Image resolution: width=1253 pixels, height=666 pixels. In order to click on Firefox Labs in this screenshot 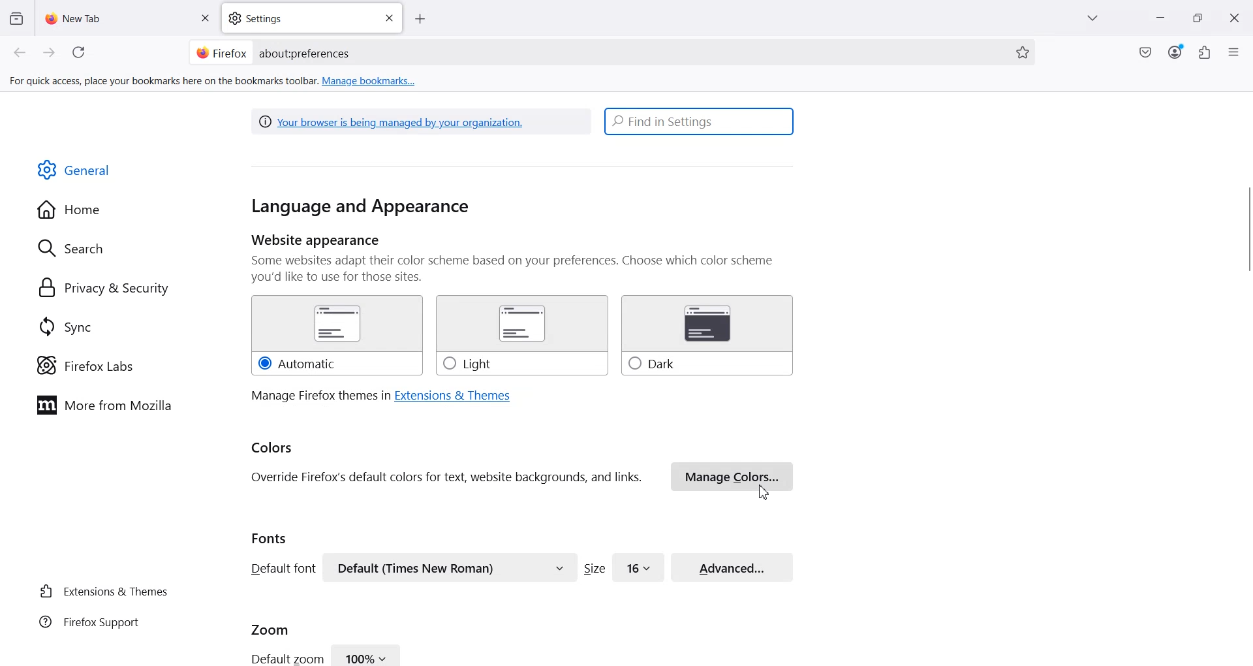, I will do `click(85, 366)`.